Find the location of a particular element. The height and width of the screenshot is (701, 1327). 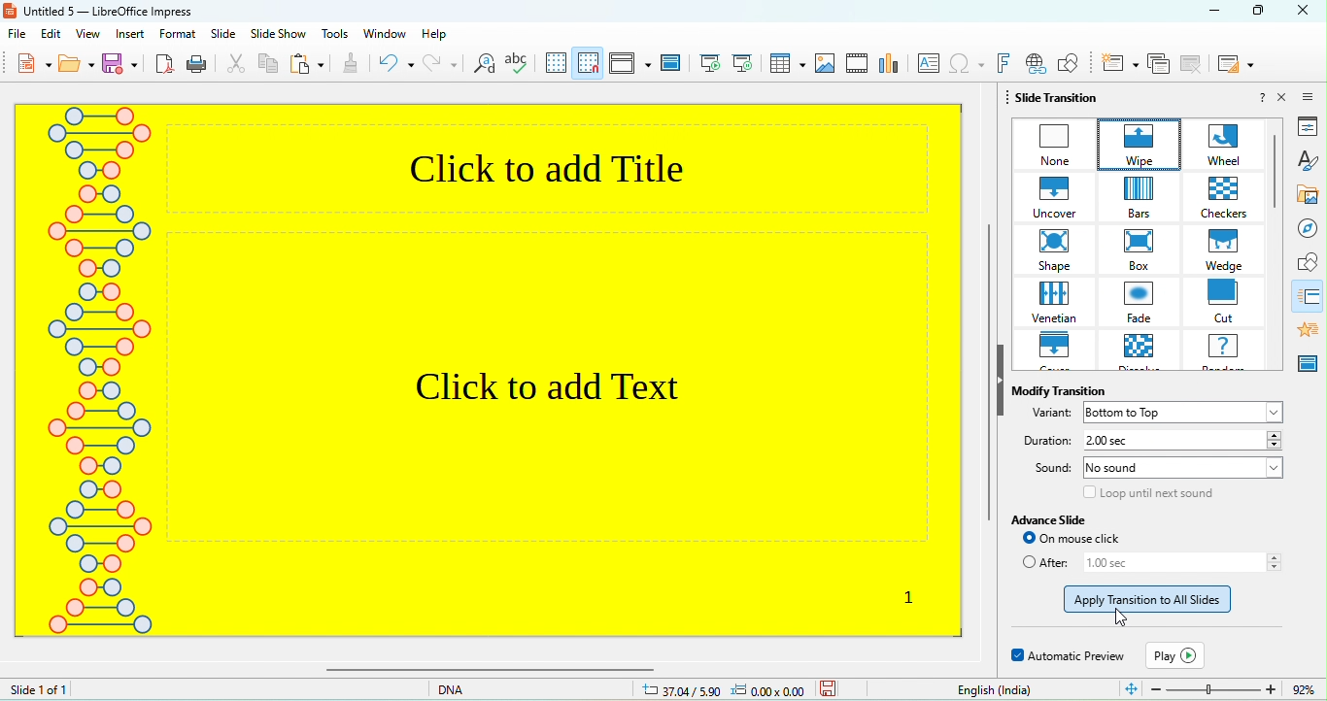

advanced slide is located at coordinates (1061, 521).